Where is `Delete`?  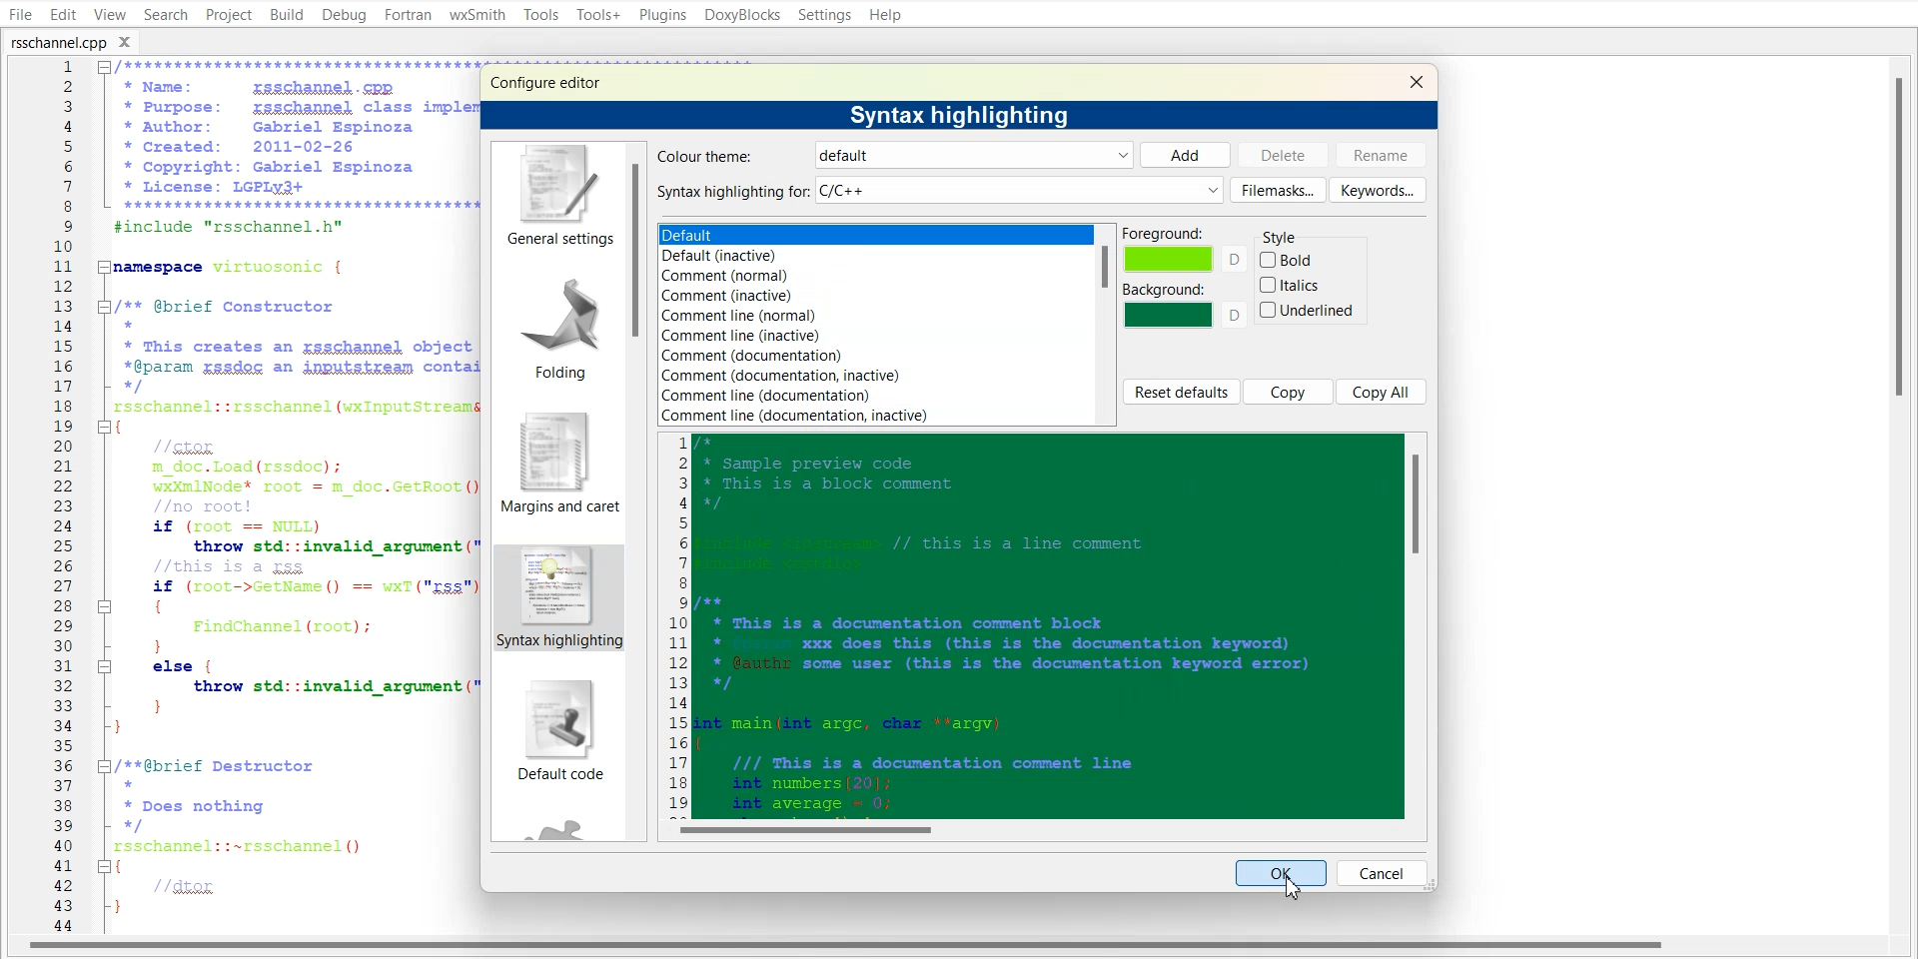 Delete is located at coordinates (1283, 154).